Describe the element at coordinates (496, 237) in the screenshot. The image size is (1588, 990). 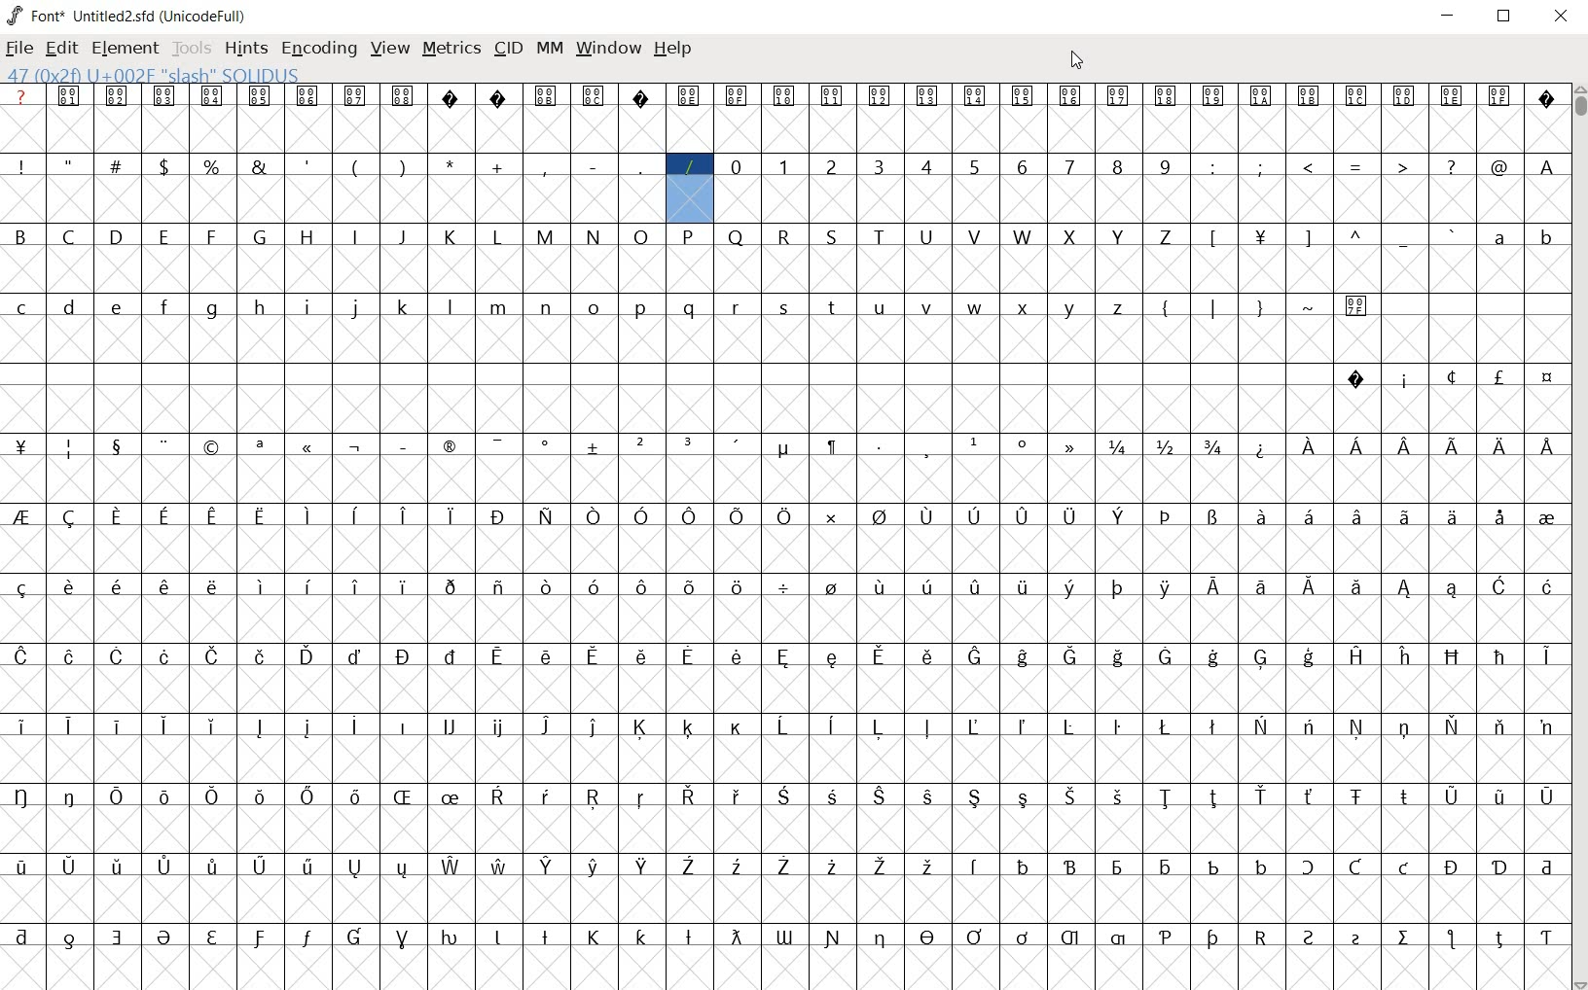
I see `glyph` at that location.